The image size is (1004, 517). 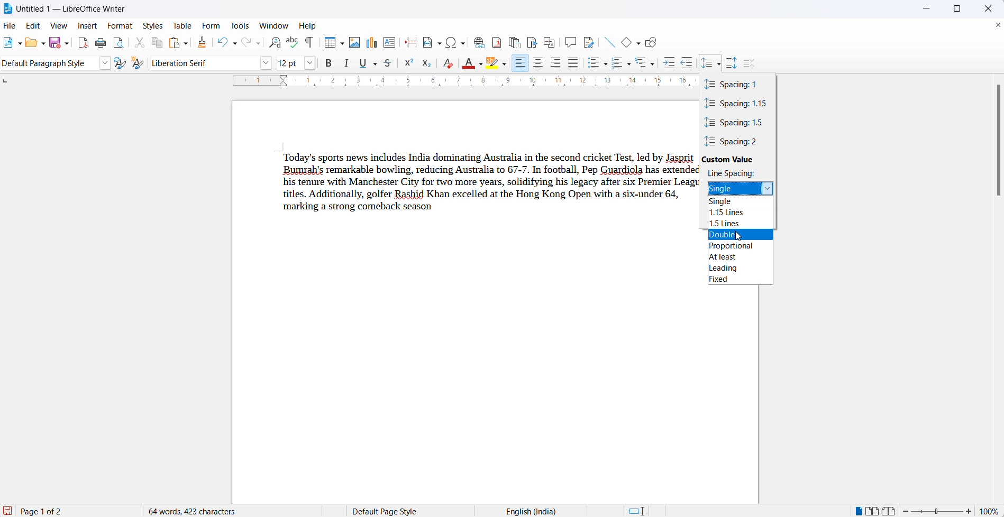 What do you see at coordinates (347, 64) in the screenshot?
I see `italic` at bounding box center [347, 64].